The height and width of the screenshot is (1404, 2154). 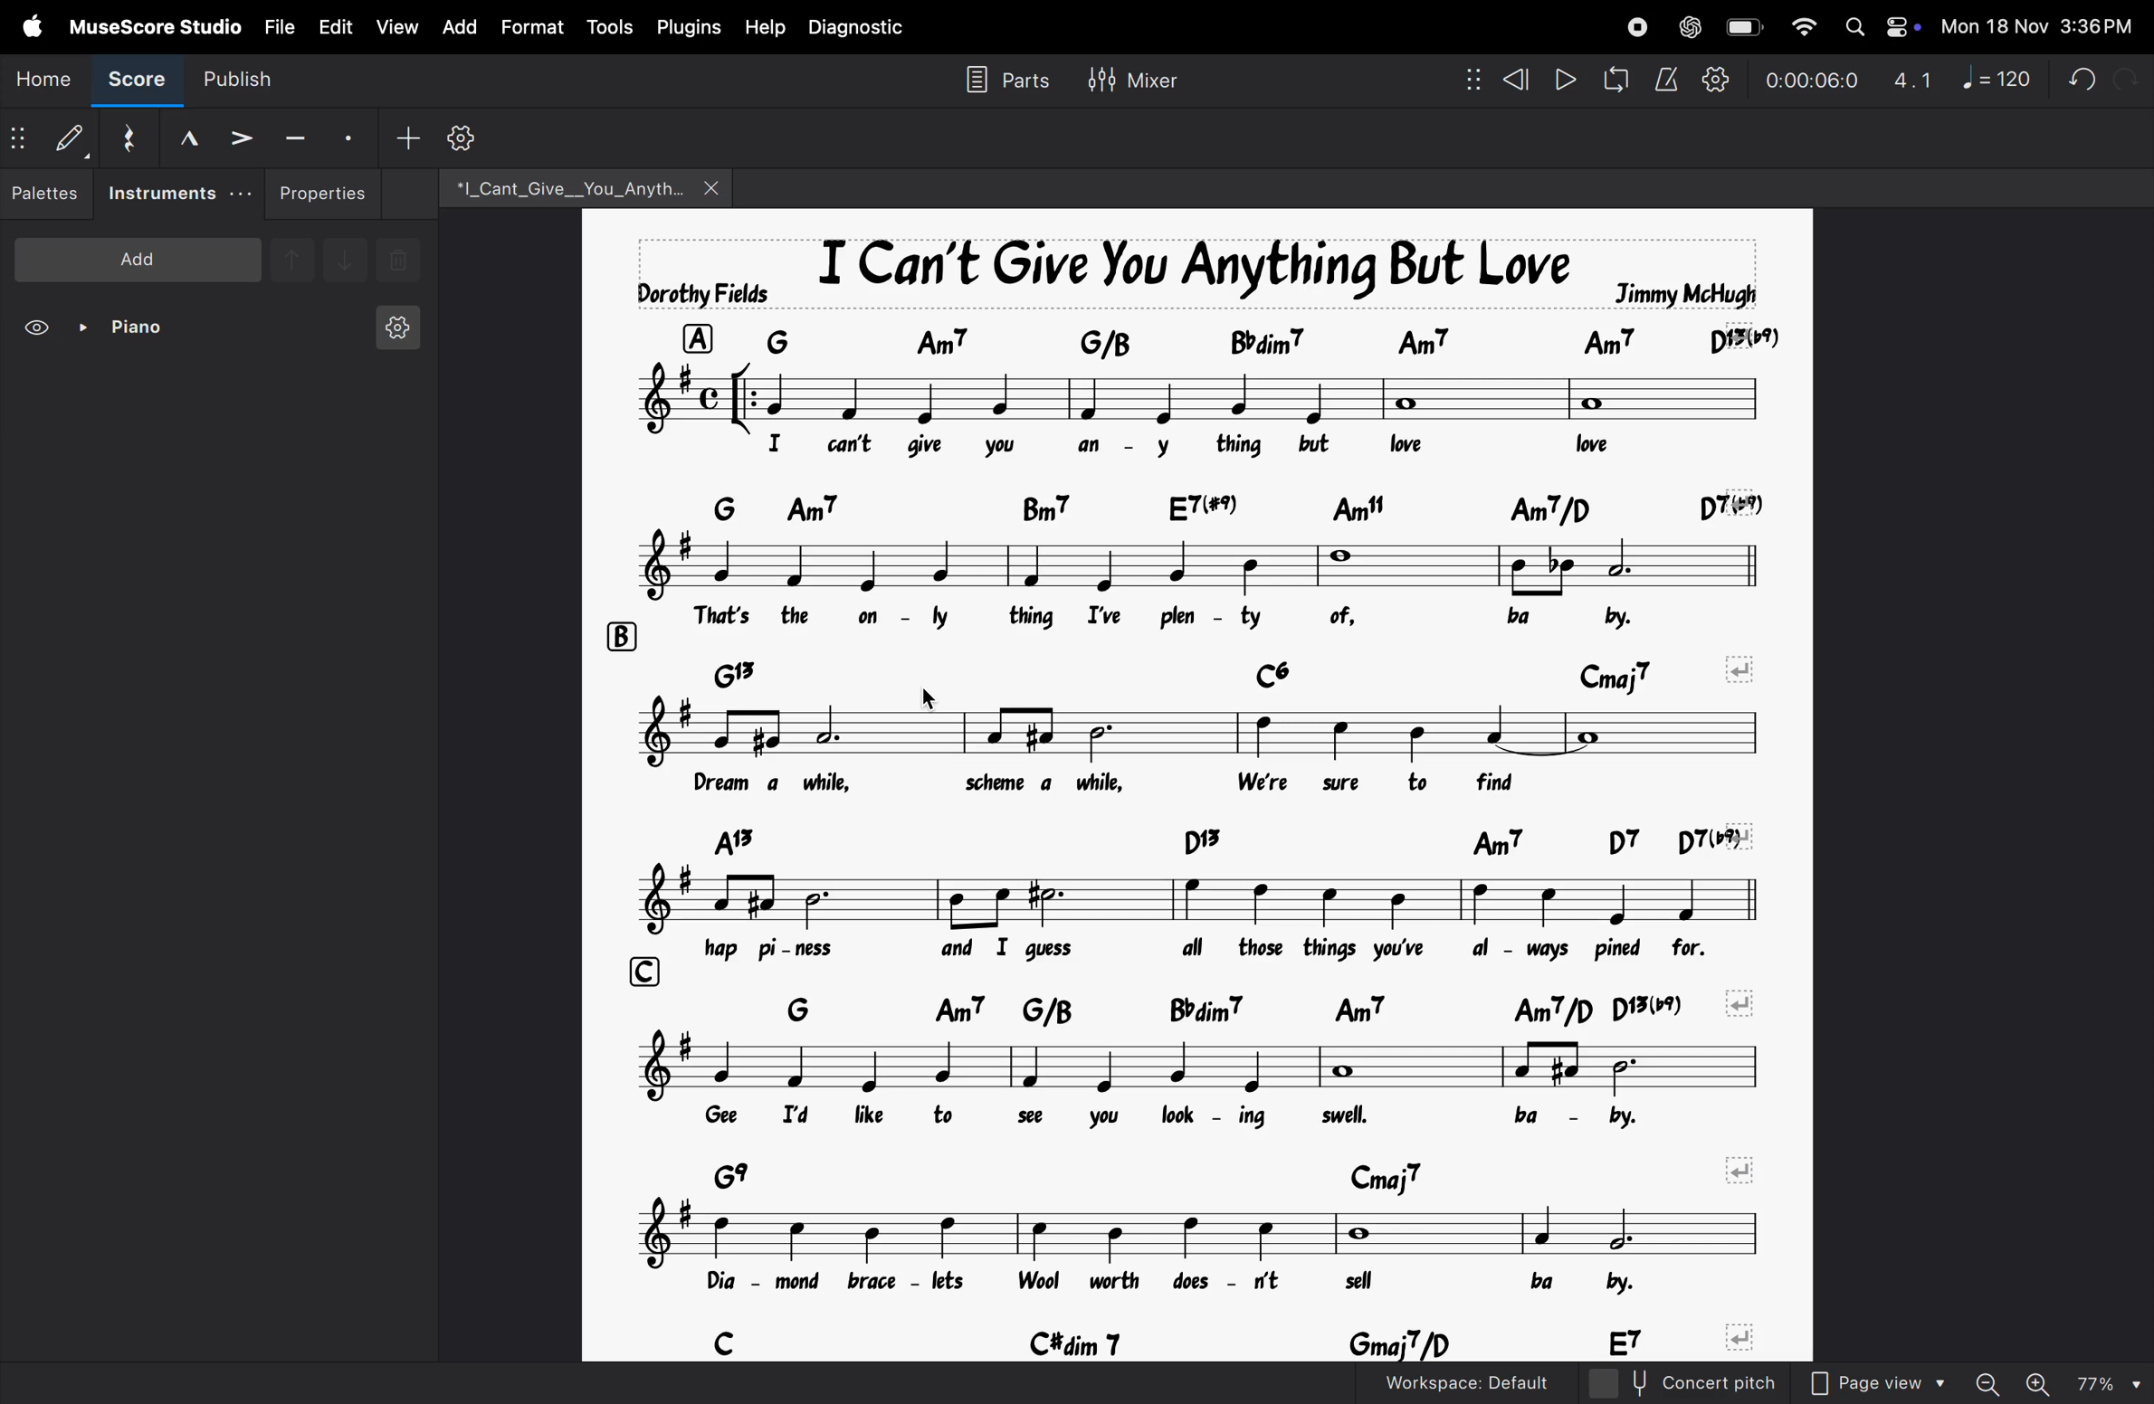 What do you see at coordinates (24, 27) in the screenshot?
I see `apple menu` at bounding box center [24, 27].